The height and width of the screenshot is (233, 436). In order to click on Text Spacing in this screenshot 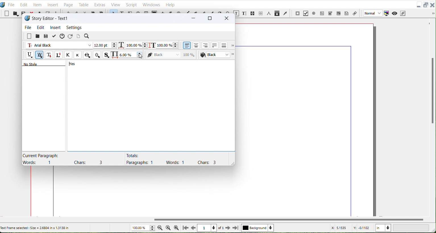, I will do `click(128, 54)`.